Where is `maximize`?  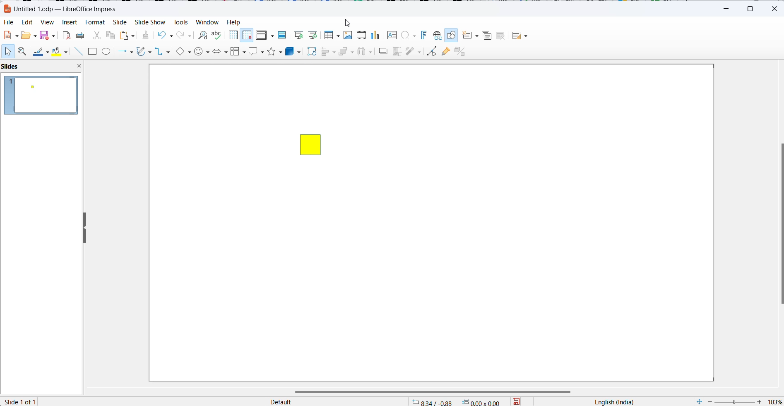
maximize is located at coordinates (753, 8).